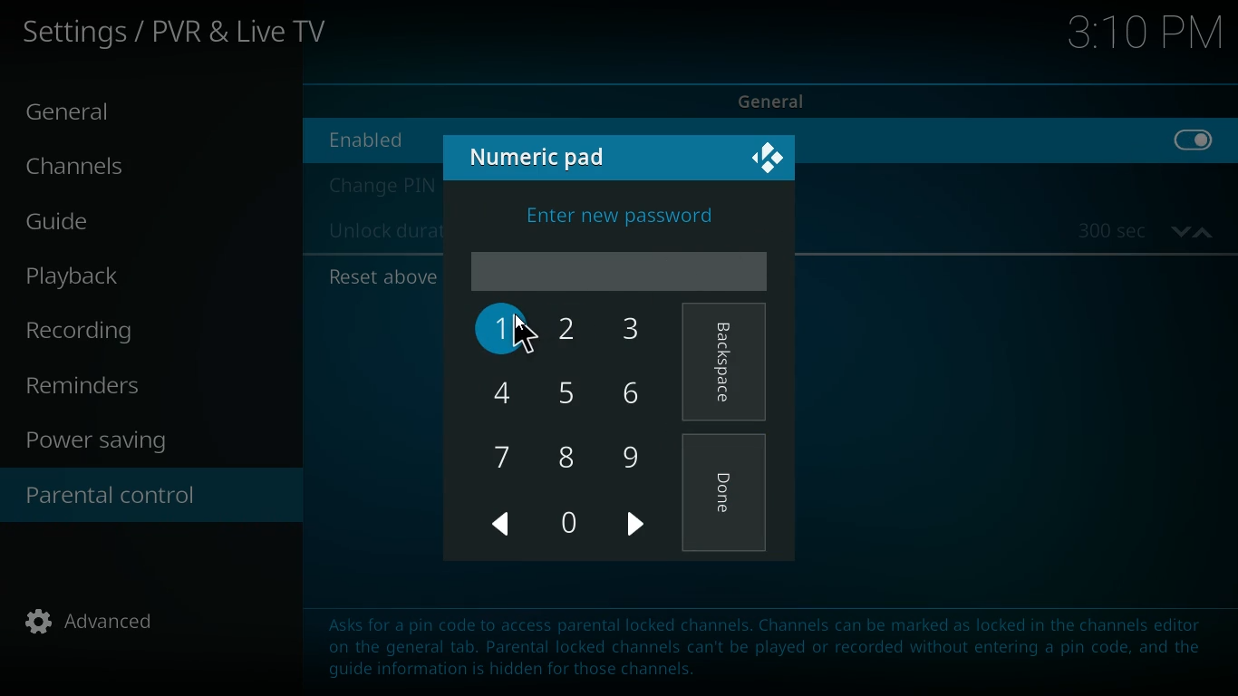 The width and height of the screenshot is (1238, 696). Describe the element at coordinates (103, 627) in the screenshot. I see `advanced` at that location.